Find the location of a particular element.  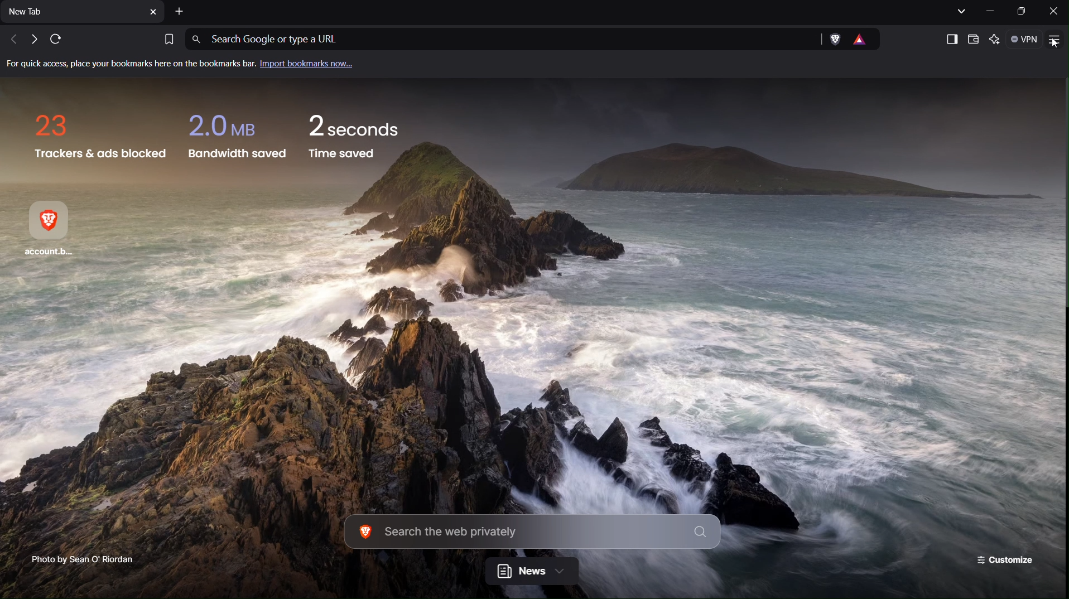

Back is located at coordinates (10, 40).